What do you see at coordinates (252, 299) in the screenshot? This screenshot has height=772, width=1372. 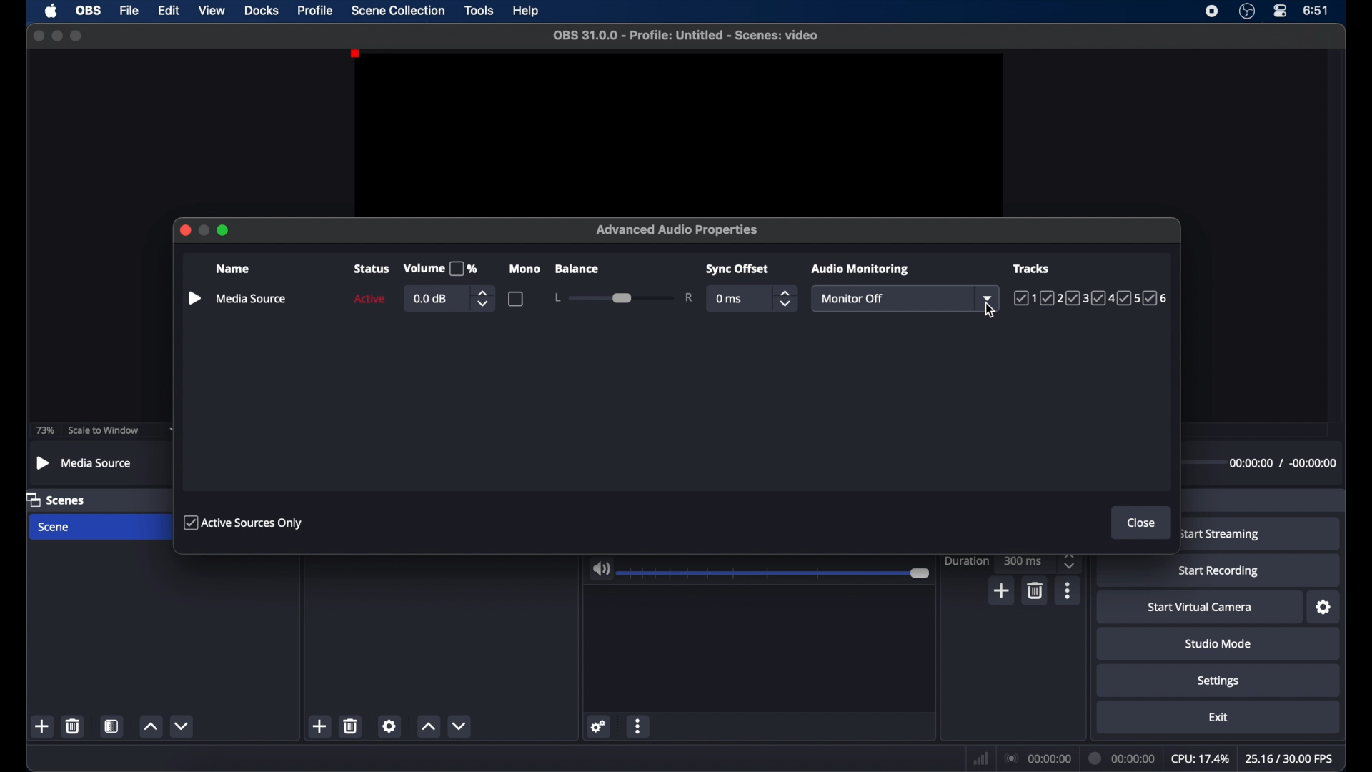 I see `media source` at bounding box center [252, 299].